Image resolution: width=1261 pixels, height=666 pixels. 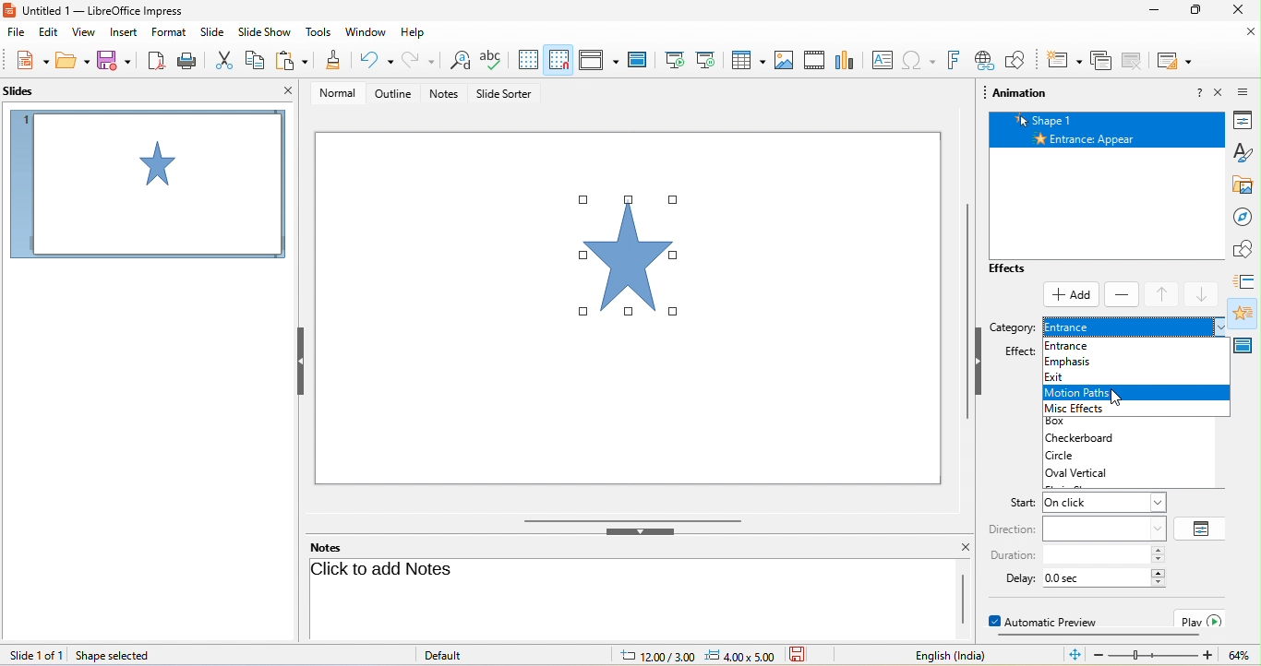 What do you see at coordinates (1013, 329) in the screenshot?
I see `category` at bounding box center [1013, 329].